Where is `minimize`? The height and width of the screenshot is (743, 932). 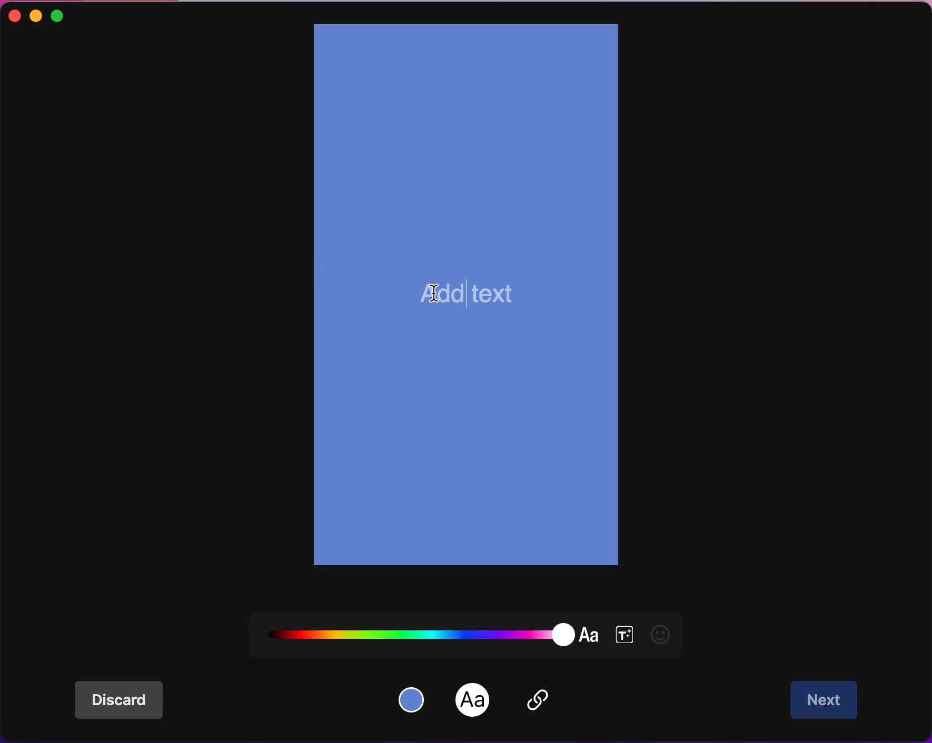
minimize is located at coordinates (36, 16).